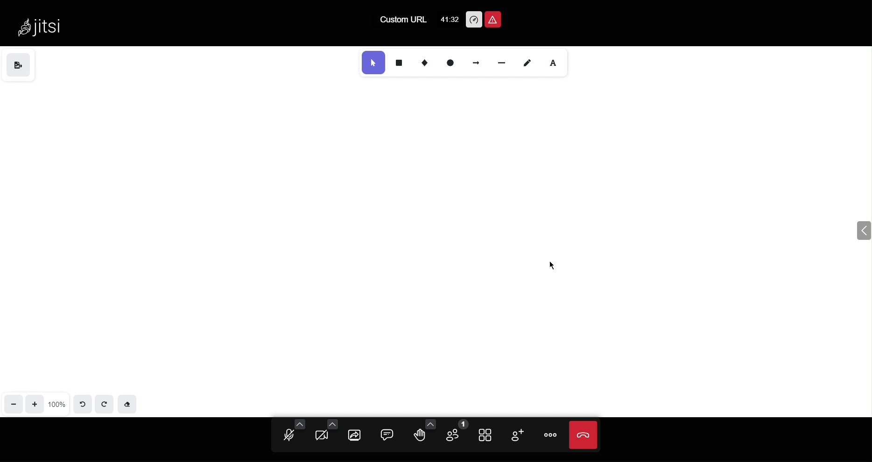 This screenshot has height=462, width=872. I want to click on 100%, so click(57, 404).